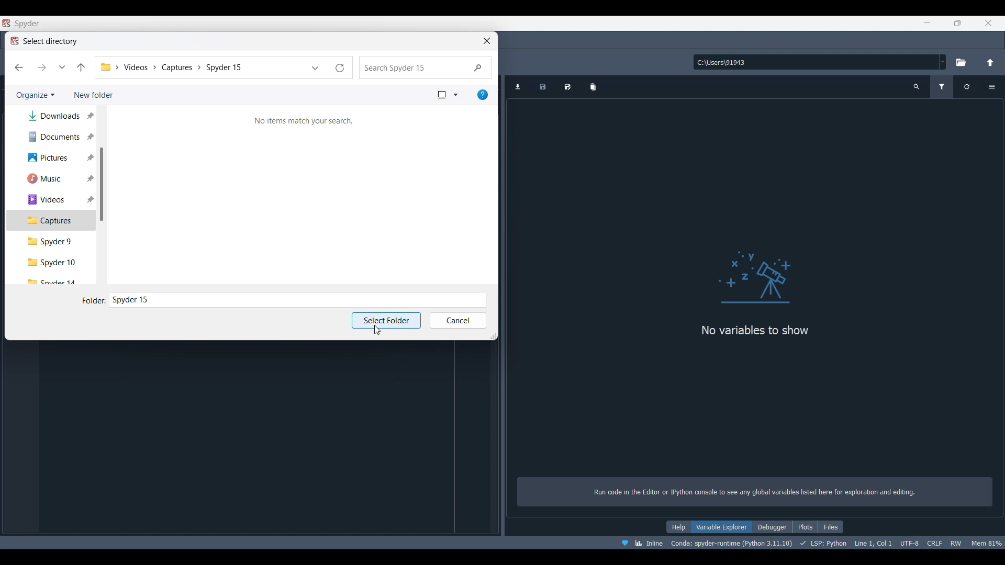 The height and width of the screenshot is (565, 1005). Describe the element at coordinates (567, 87) in the screenshot. I see `Save data as` at that location.